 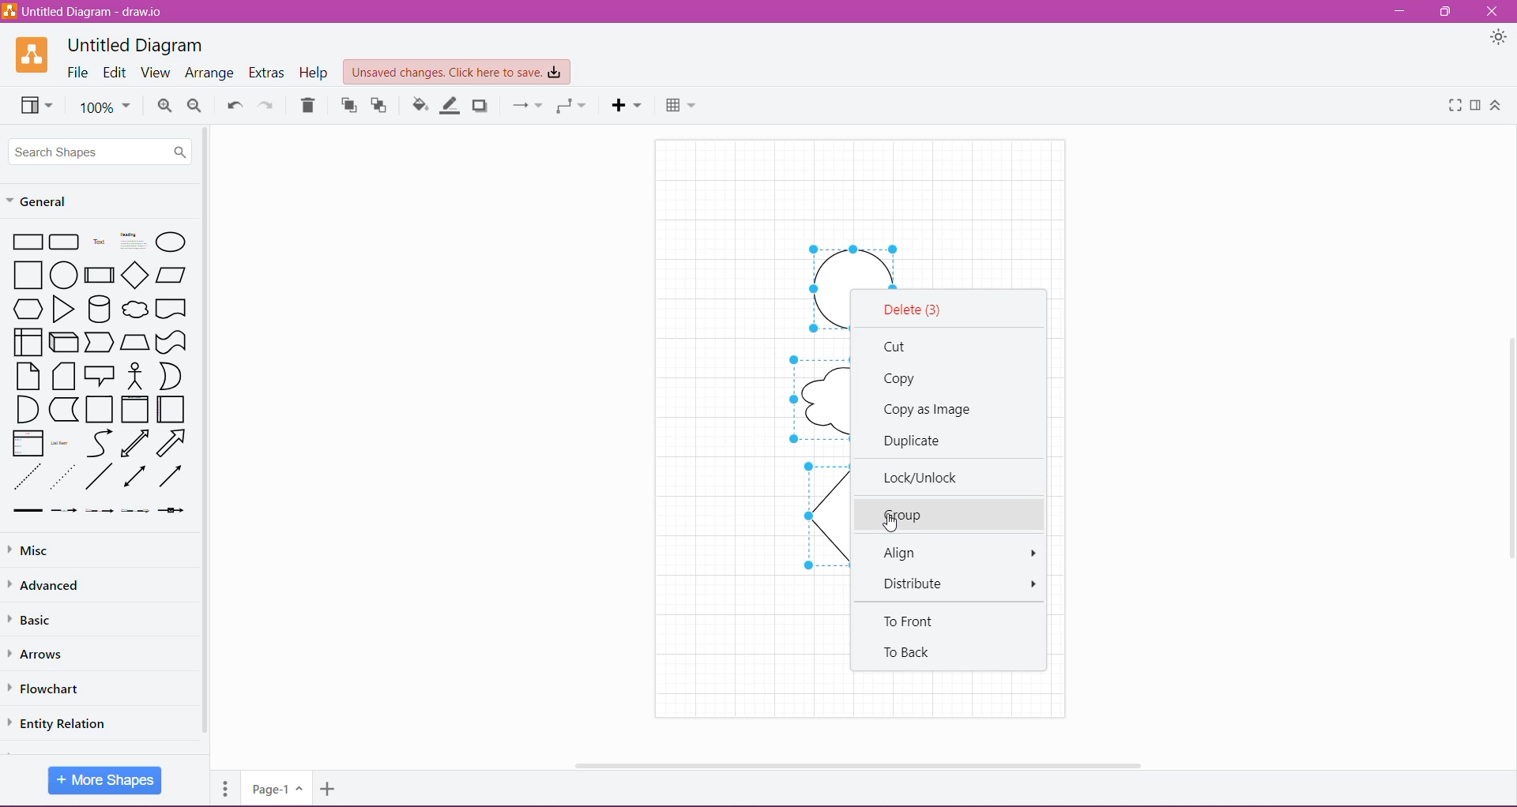 I want to click on Cut, so click(x=896, y=347).